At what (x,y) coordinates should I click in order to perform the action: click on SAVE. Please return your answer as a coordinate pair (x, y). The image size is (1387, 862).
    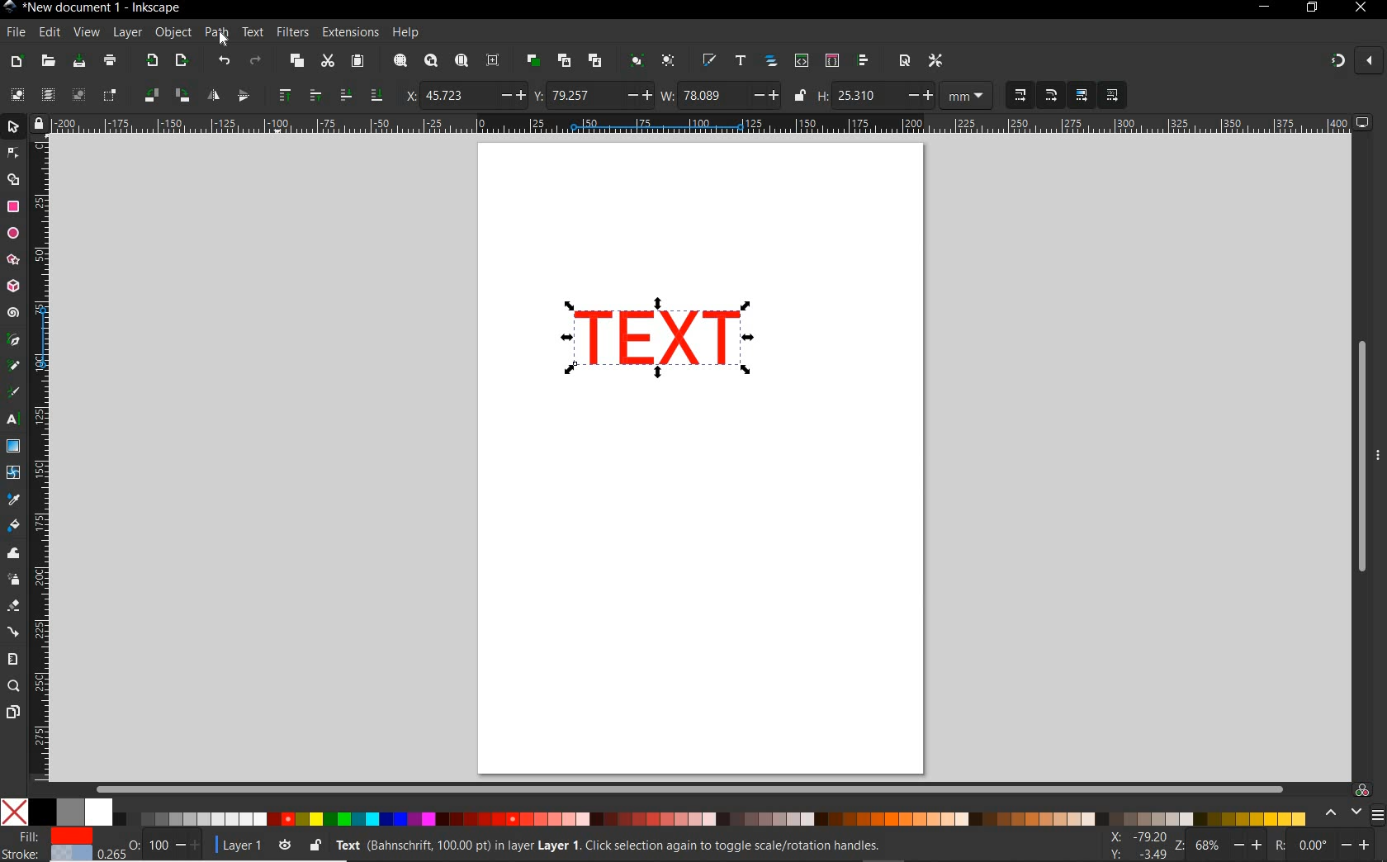
    Looking at the image, I should click on (78, 61).